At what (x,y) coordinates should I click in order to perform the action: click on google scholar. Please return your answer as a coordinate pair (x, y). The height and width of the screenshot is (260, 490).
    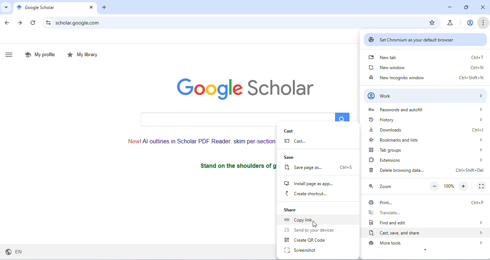
    Looking at the image, I should click on (36, 8).